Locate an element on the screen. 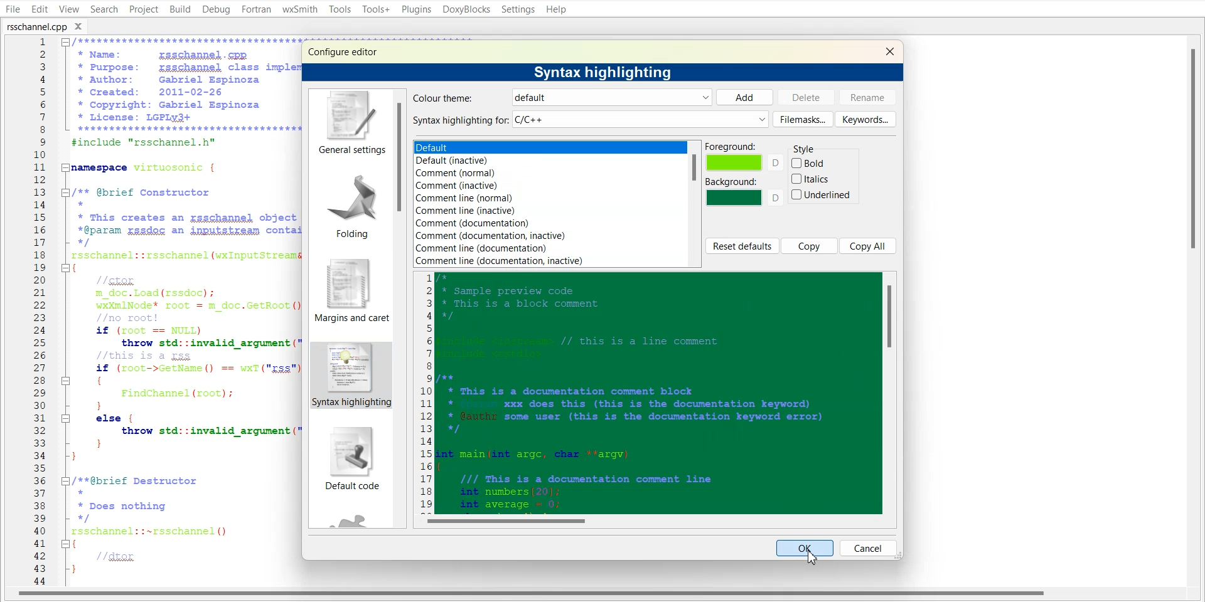 This screenshot has height=602, width=1205. Edit is located at coordinates (39, 9).